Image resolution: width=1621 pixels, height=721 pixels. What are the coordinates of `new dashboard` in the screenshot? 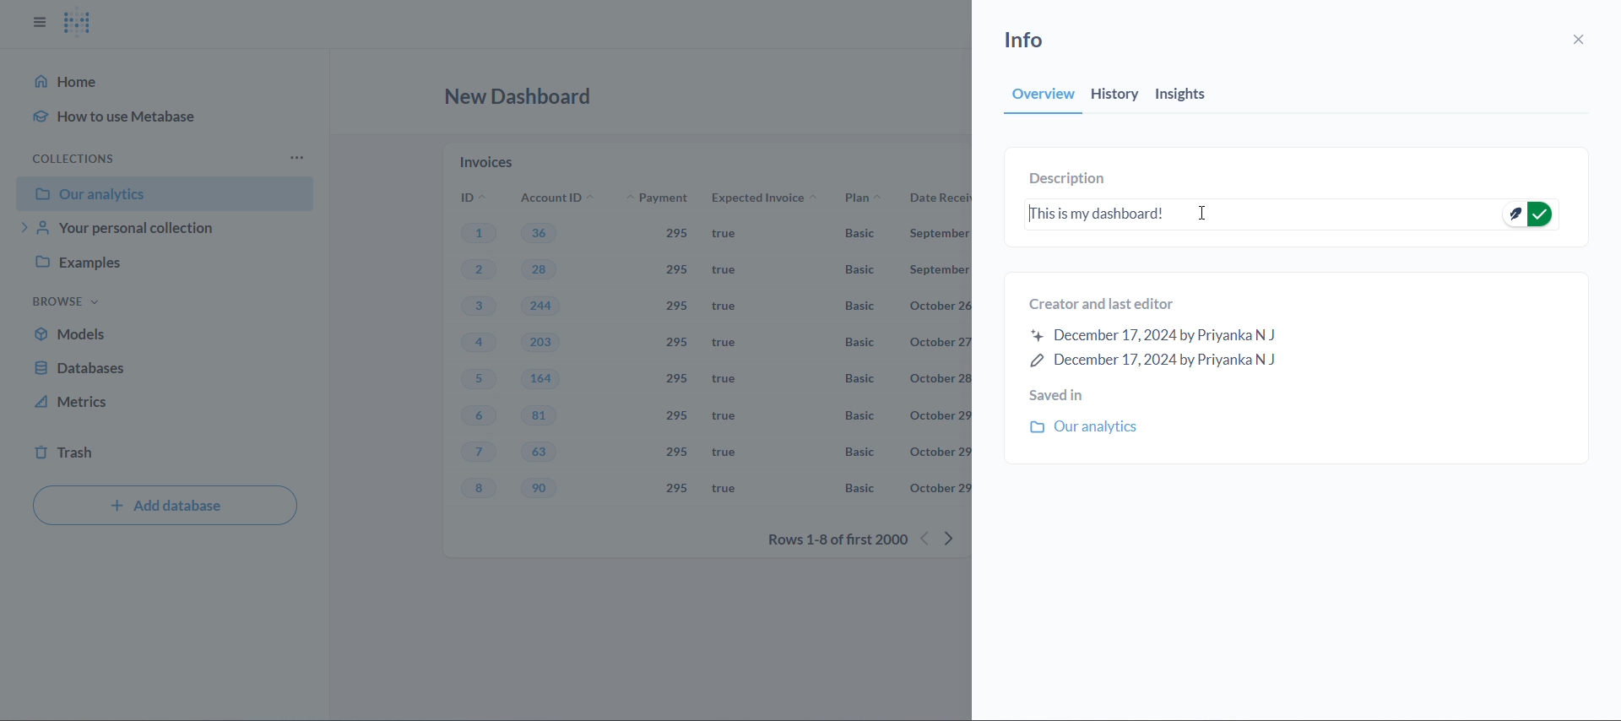 It's located at (523, 101).